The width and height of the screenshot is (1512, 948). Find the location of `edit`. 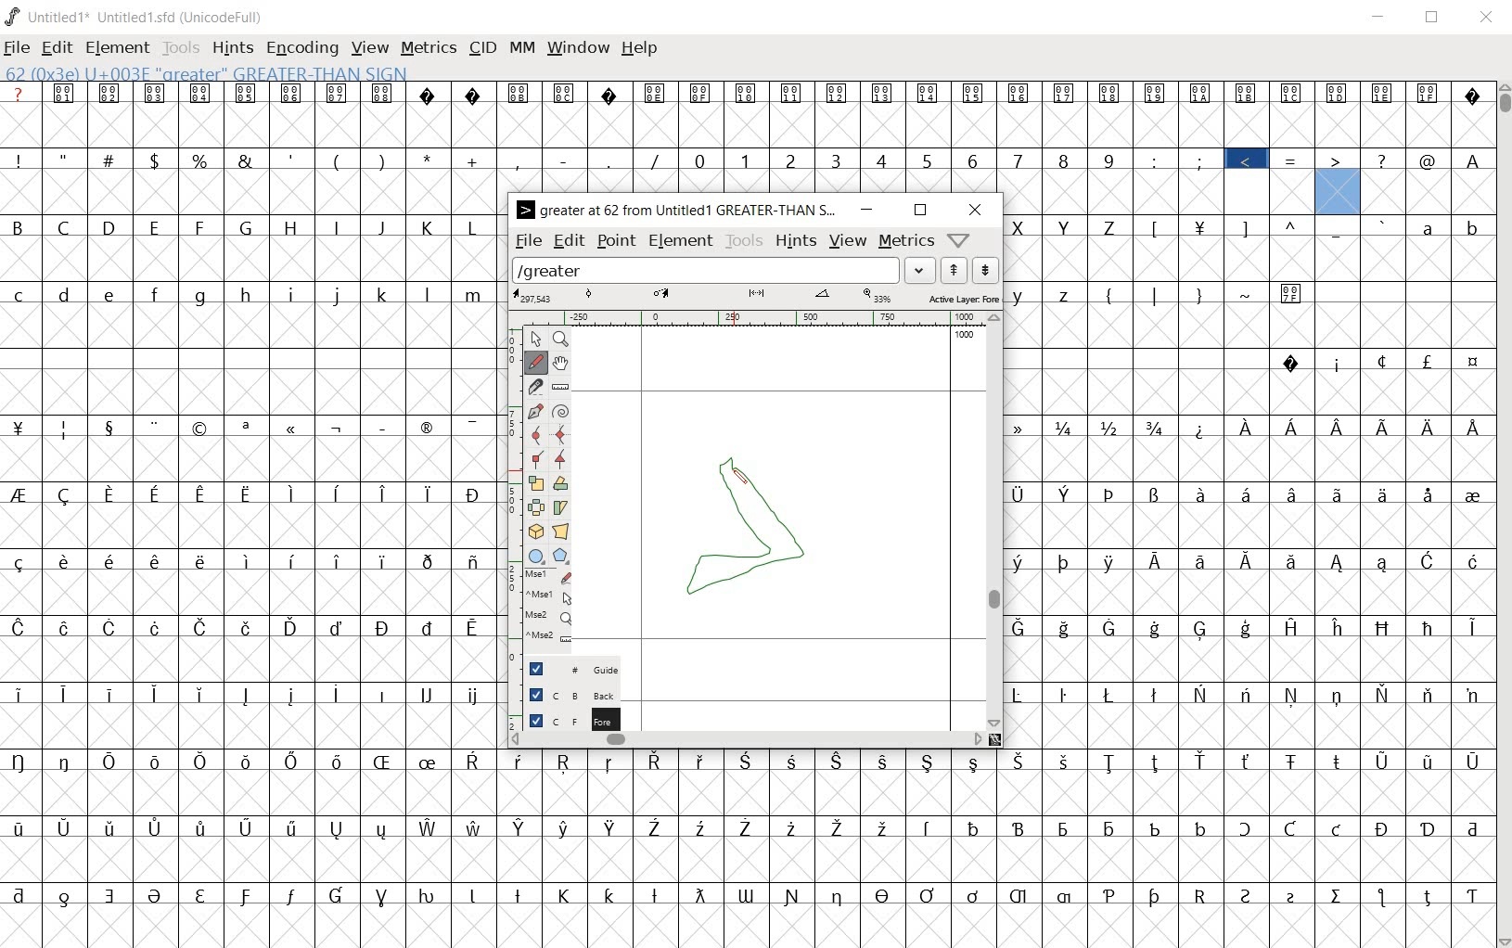

edit is located at coordinates (567, 242).